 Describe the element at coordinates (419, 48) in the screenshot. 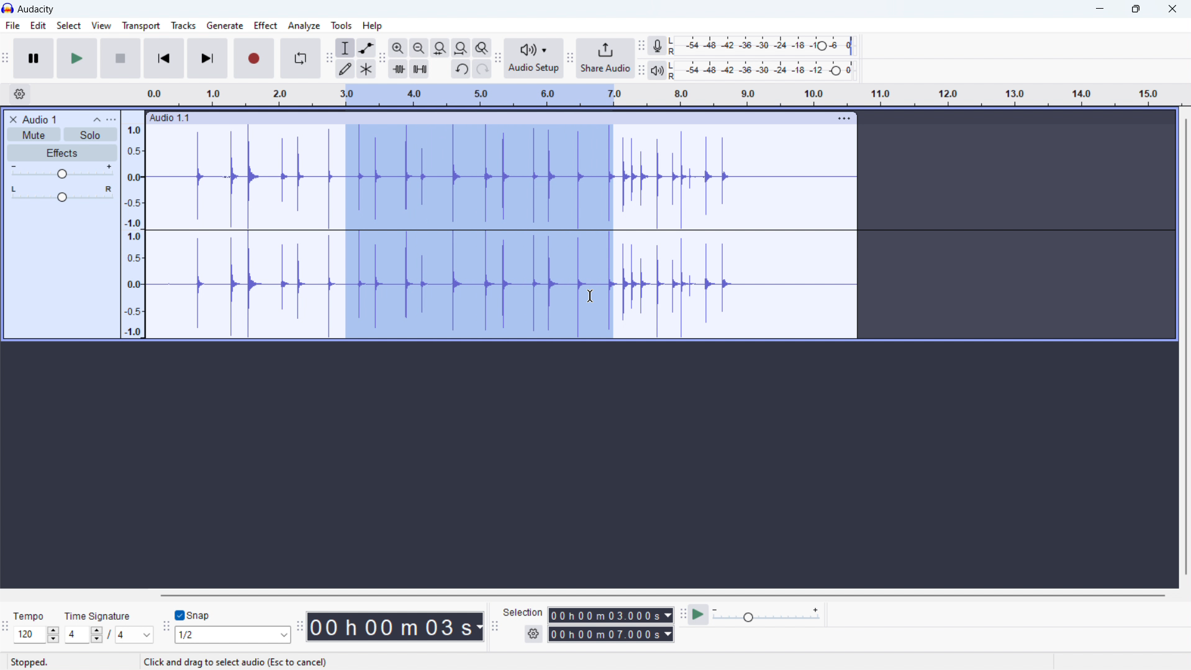

I see `zoom out` at that location.